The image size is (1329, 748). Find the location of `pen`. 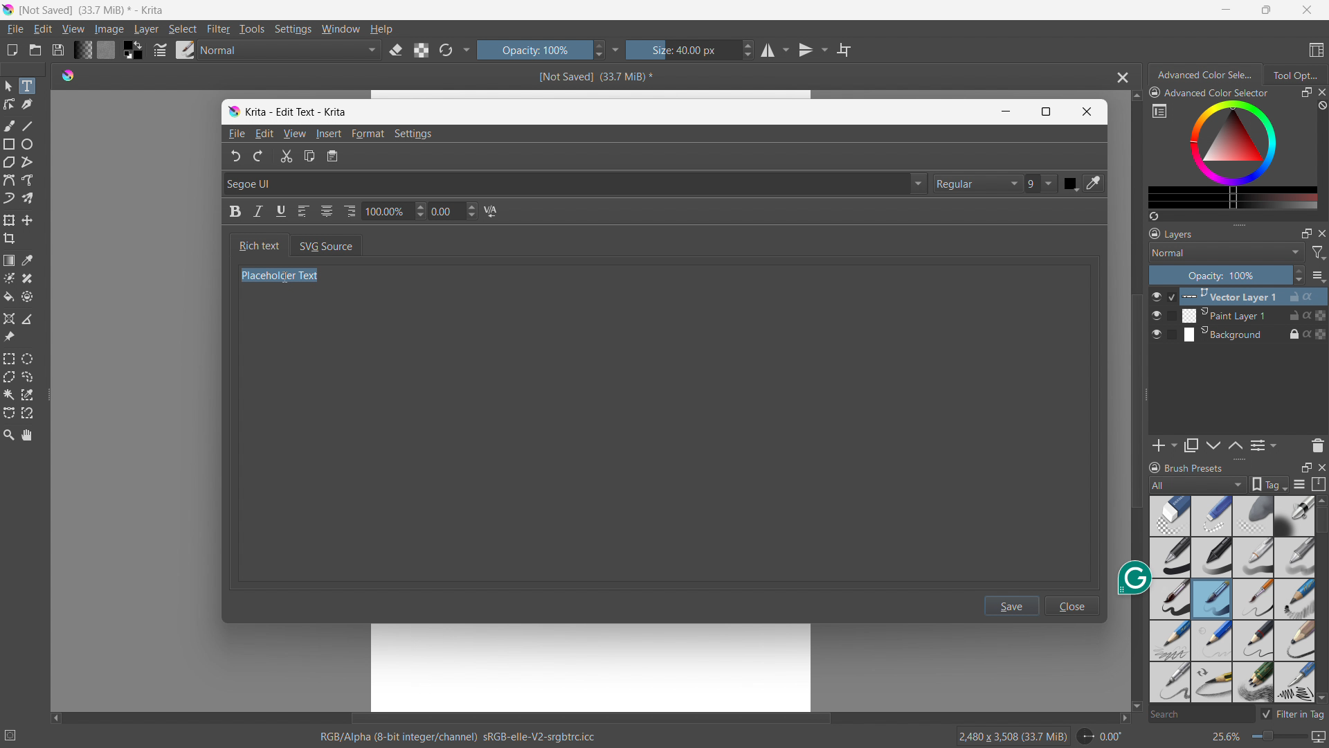

pen is located at coordinates (1212, 558).